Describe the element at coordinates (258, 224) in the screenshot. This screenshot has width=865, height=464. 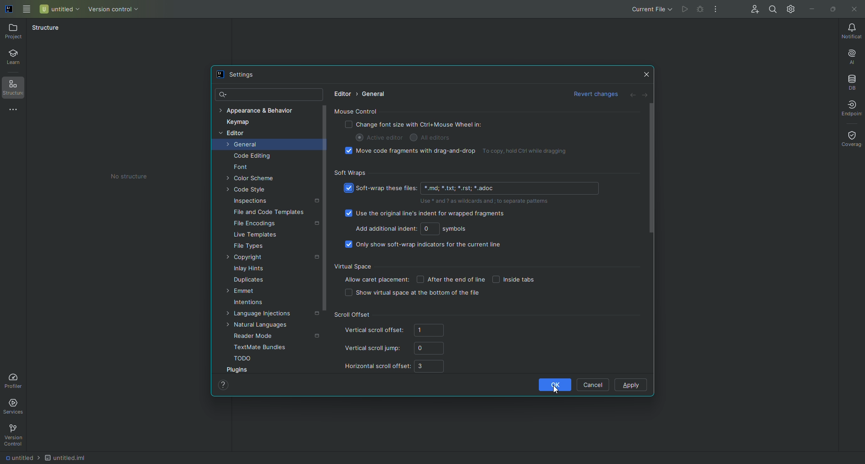
I see `File Encodings` at that location.